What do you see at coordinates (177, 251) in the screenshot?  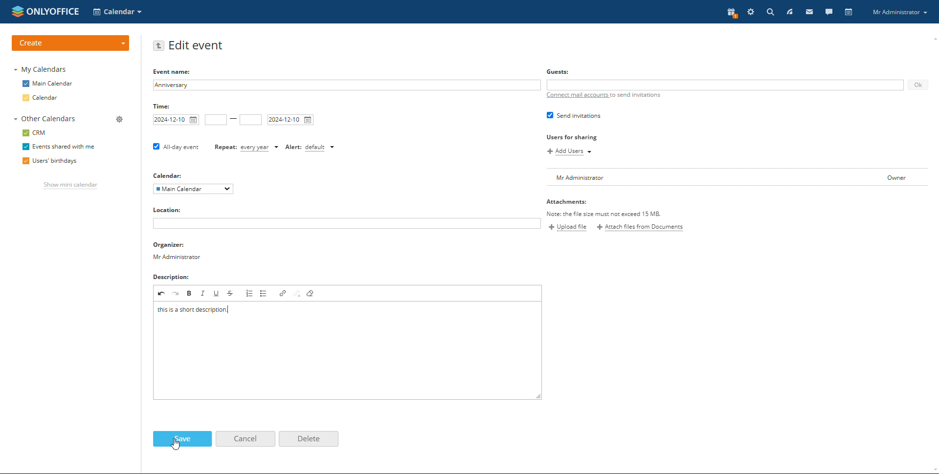 I see `organizer` at bounding box center [177, 251].